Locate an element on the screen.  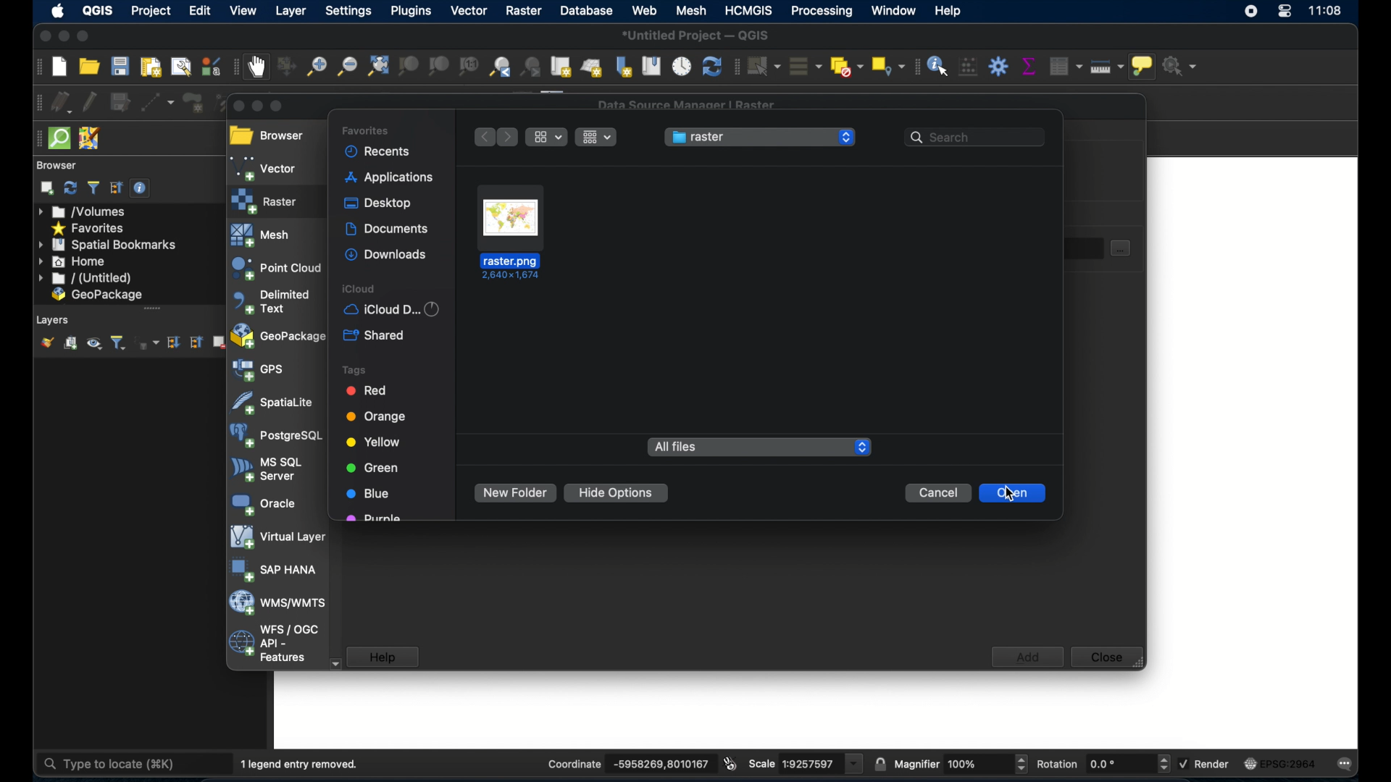
select all features is located at coordinates (803, 66).